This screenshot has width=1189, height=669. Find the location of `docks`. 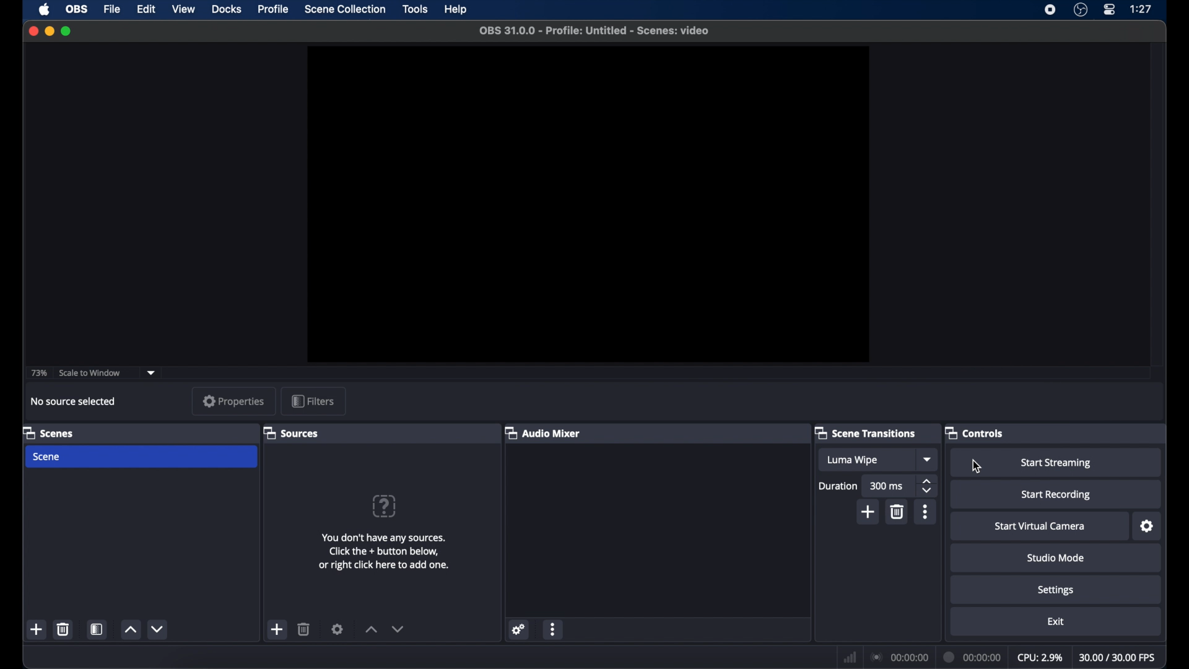

docks is located at coordinates (227, 9).